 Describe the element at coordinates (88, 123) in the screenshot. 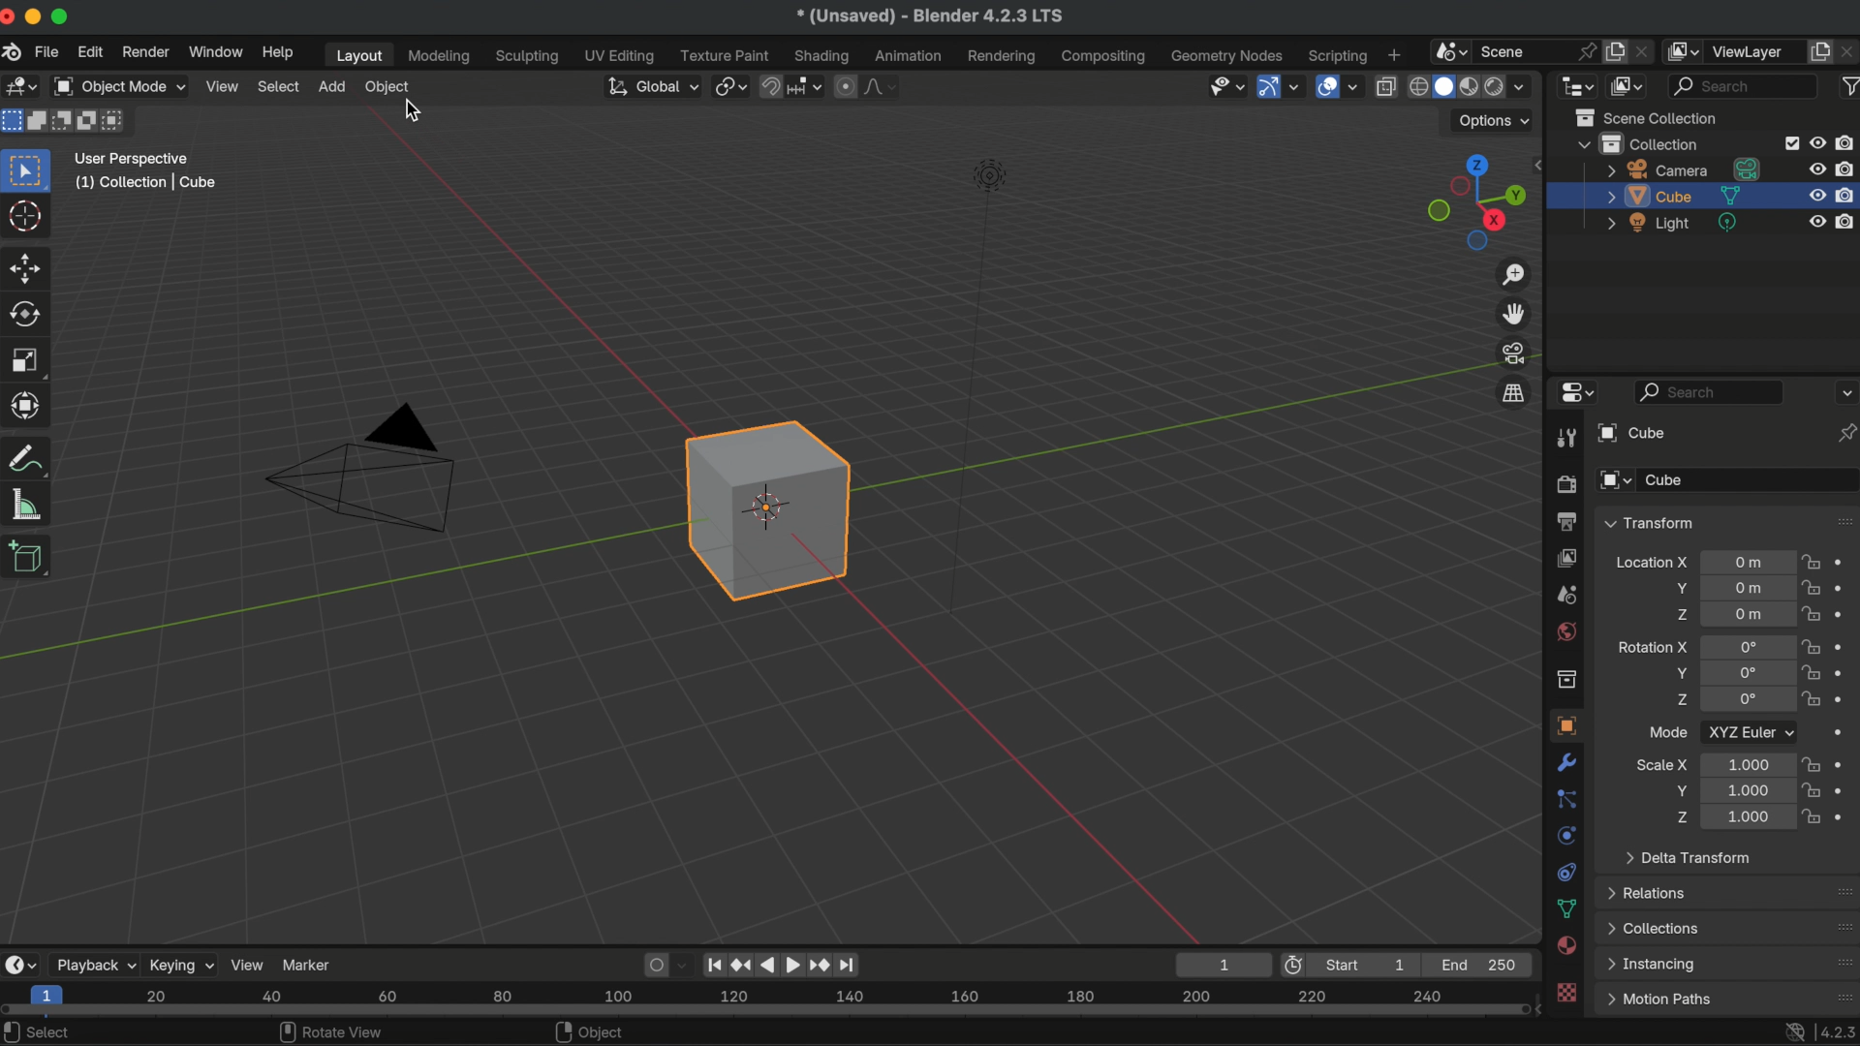

I see `mode invert existing condition` at that location.